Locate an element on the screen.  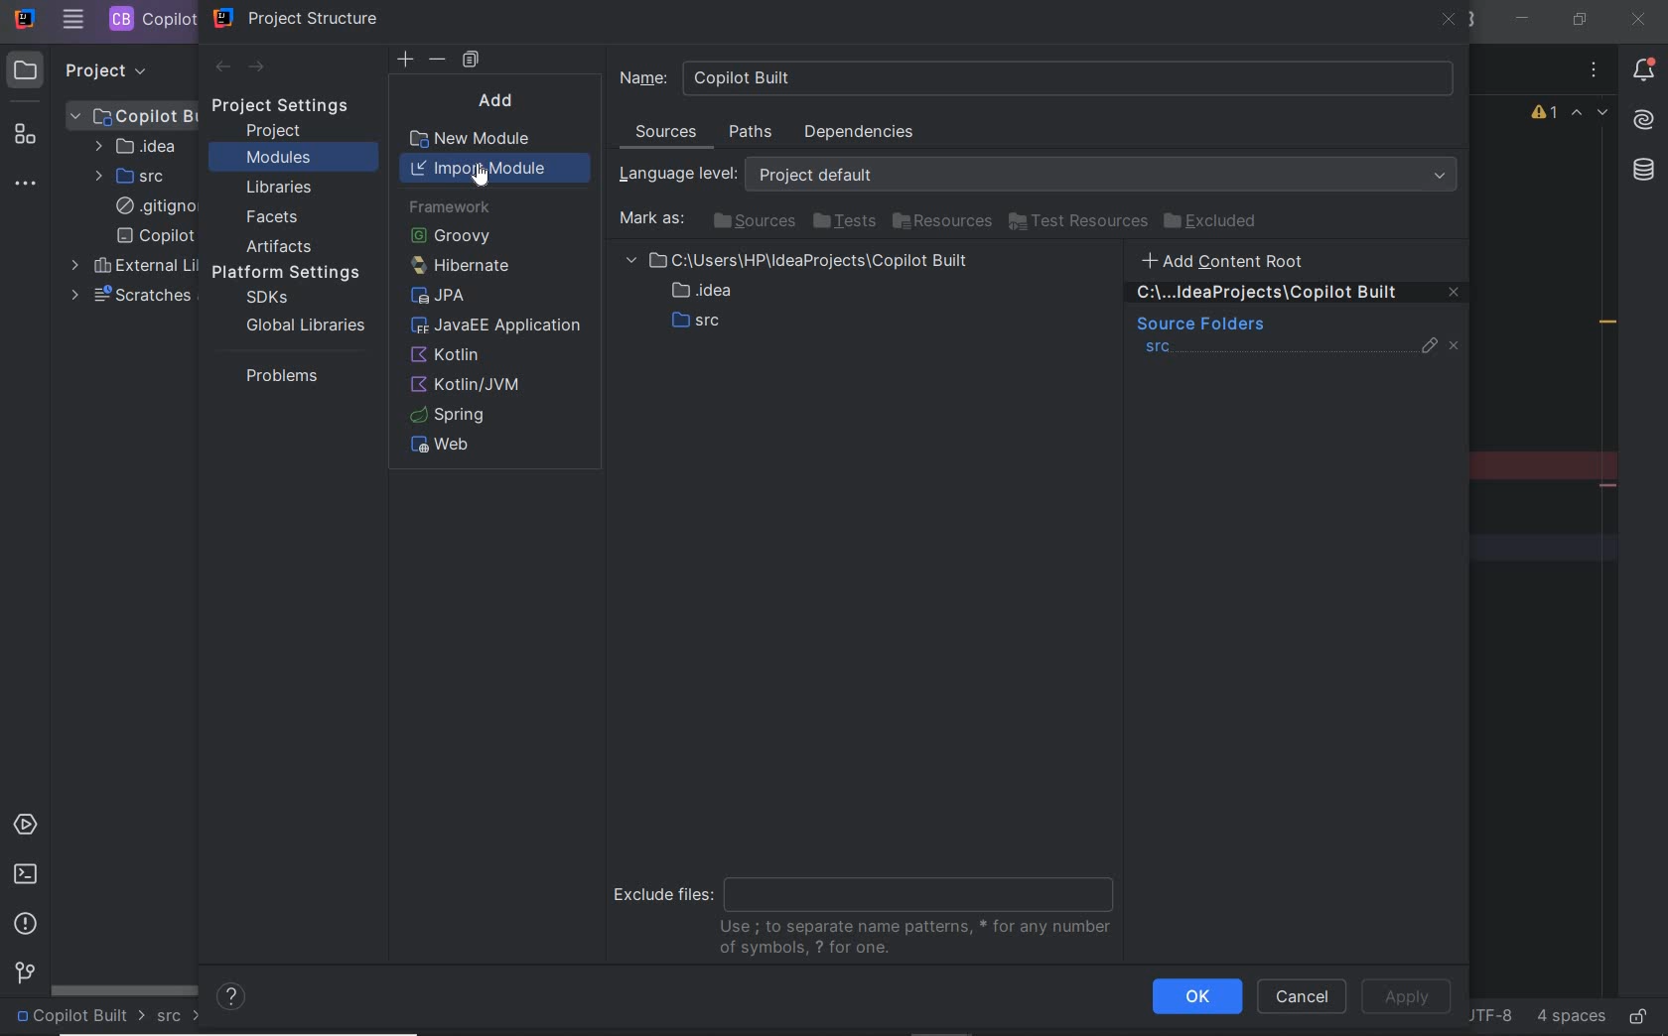
cursor is located at coordinates (481, 174).